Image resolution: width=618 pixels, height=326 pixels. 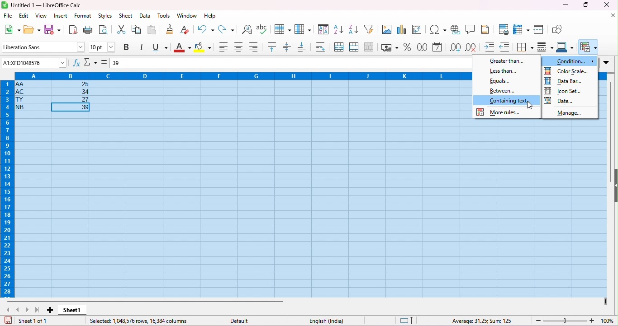 What do you see at coordinates (139, 321) in the screenshot?
I see `selected row and columns` at bounding box center [139, 321].